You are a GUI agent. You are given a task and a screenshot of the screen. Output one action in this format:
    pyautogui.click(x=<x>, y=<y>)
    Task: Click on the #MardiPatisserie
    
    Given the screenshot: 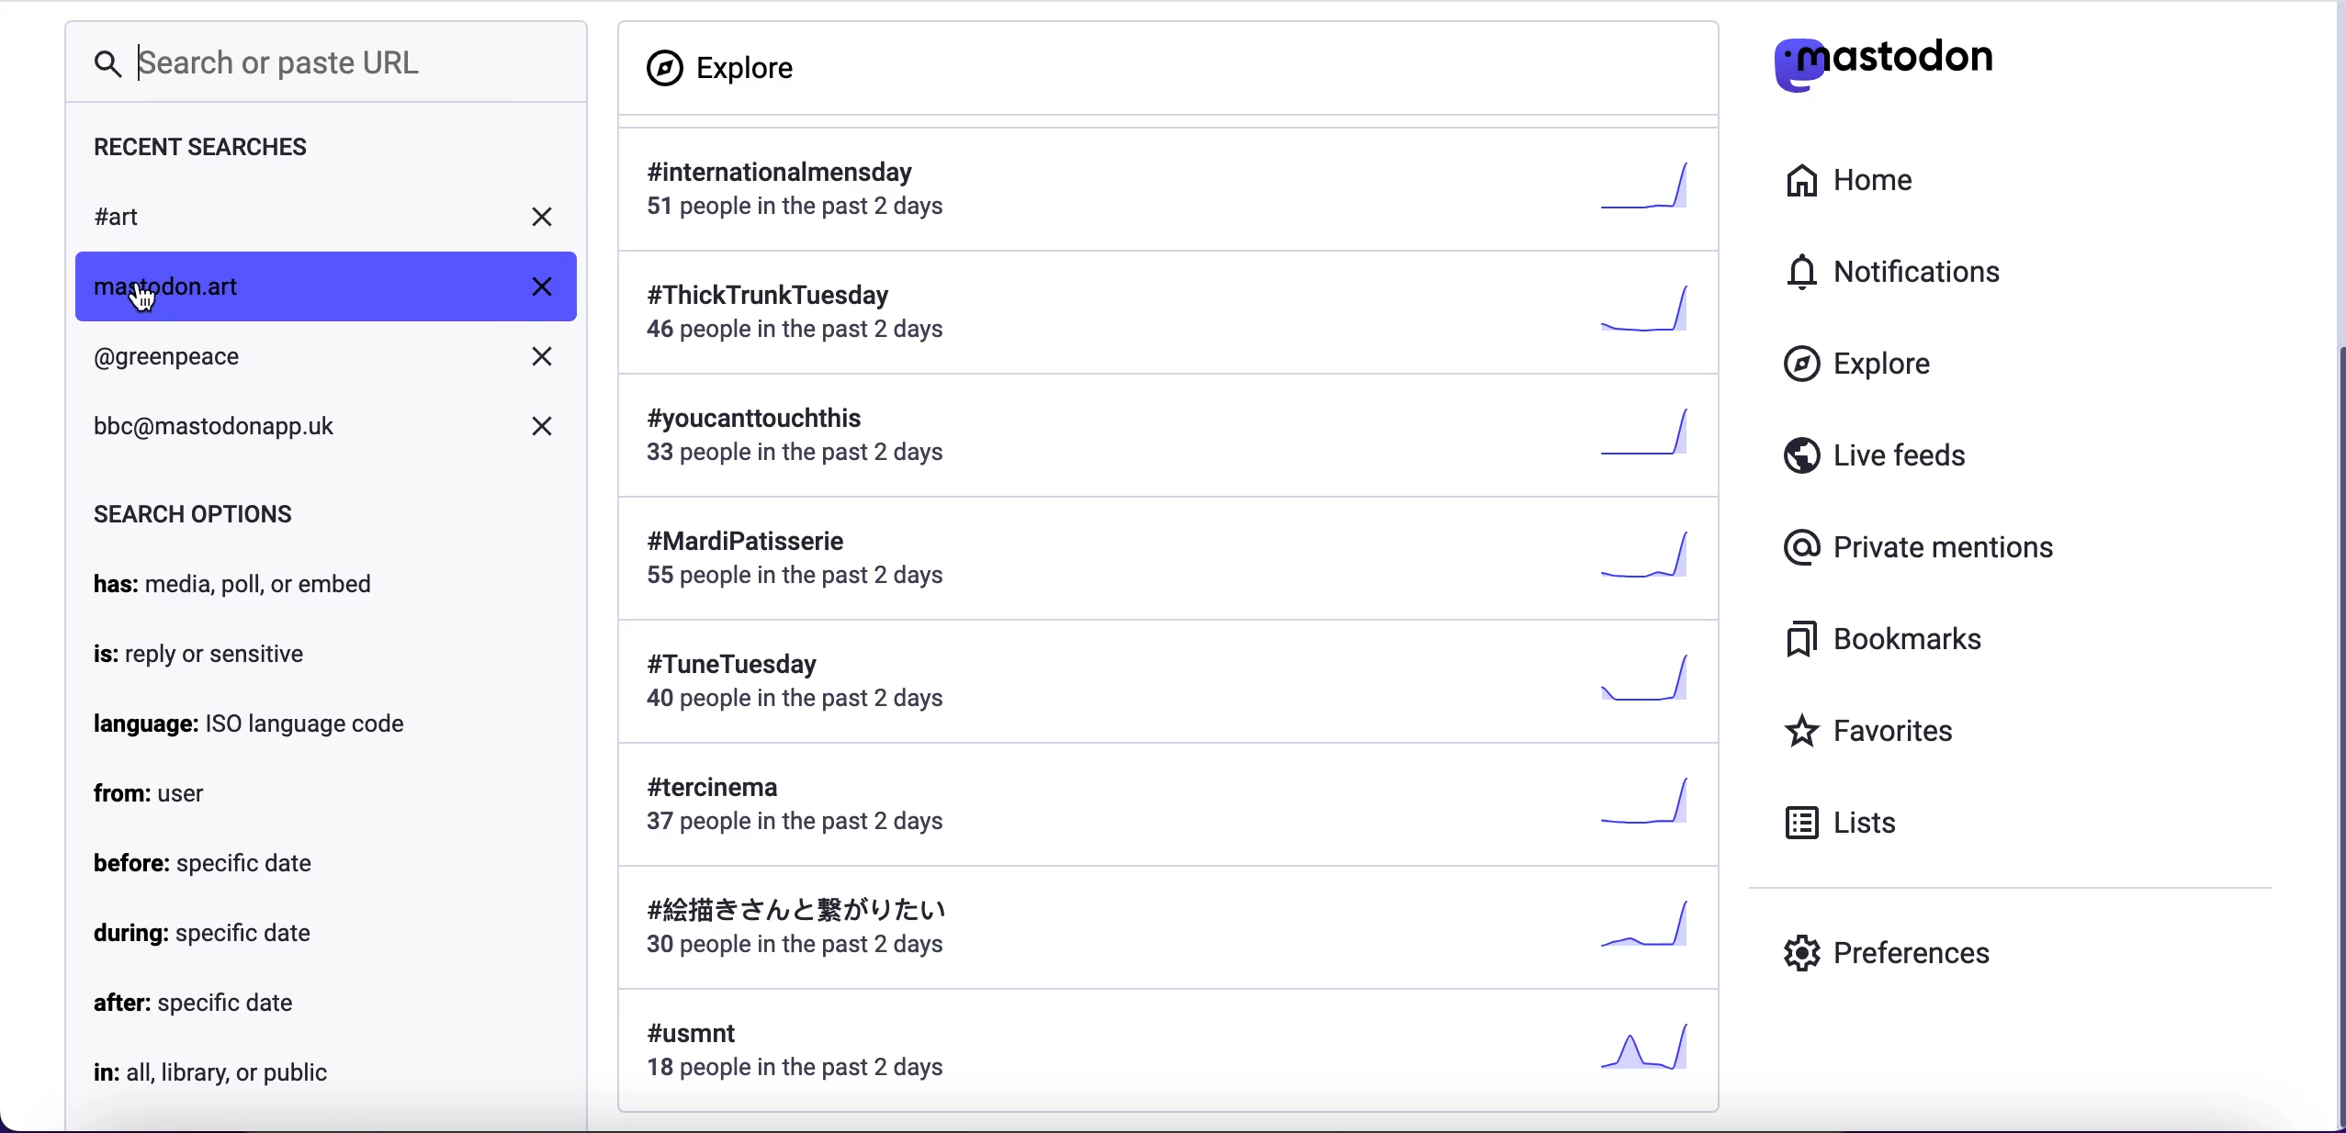 What is the action you would take?
    pyautogui.click(x=1157, y=559)
    